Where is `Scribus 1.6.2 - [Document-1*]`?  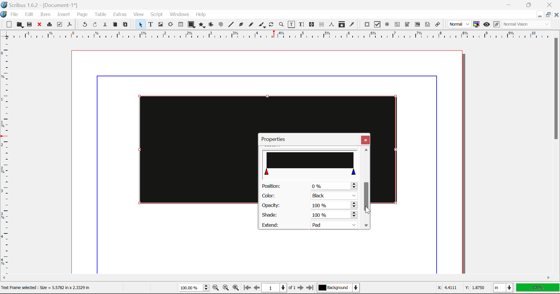 Scribus 1.6.2 - [Document-1*] is located at coordinates (41, 5).